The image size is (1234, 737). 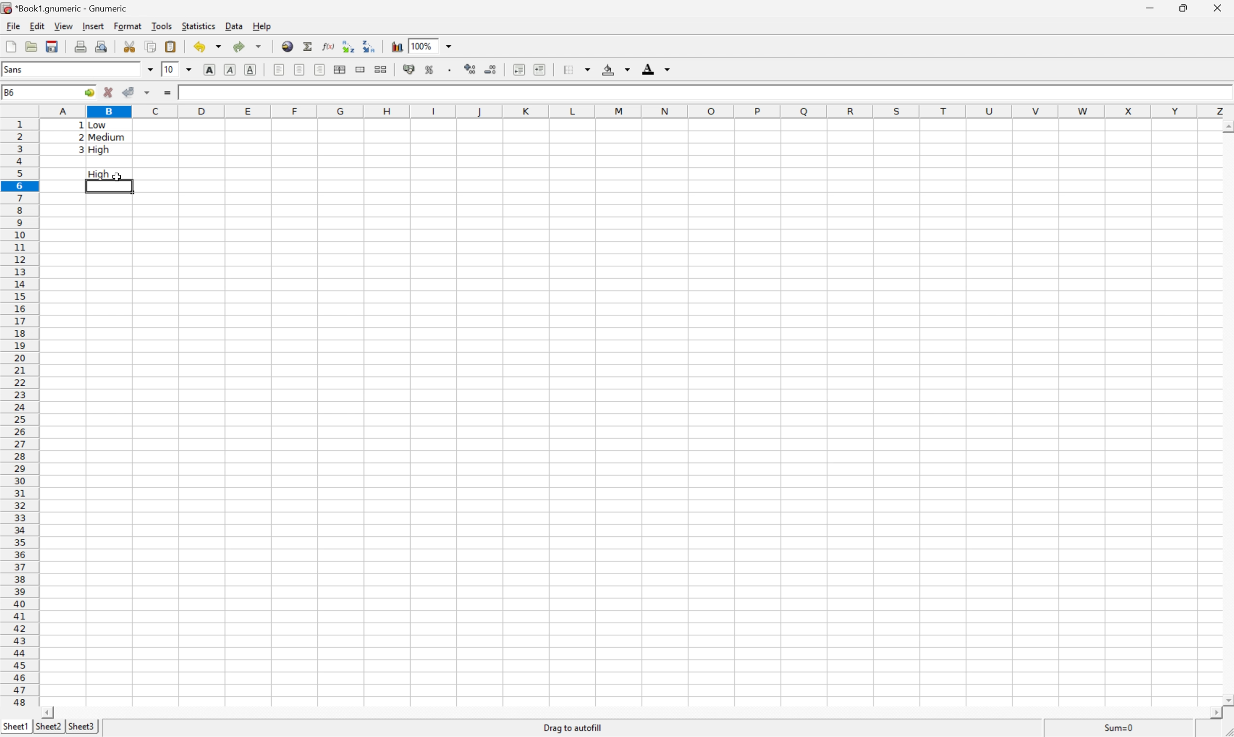 I want to click on Cut selection, so click(x=130, y=46).